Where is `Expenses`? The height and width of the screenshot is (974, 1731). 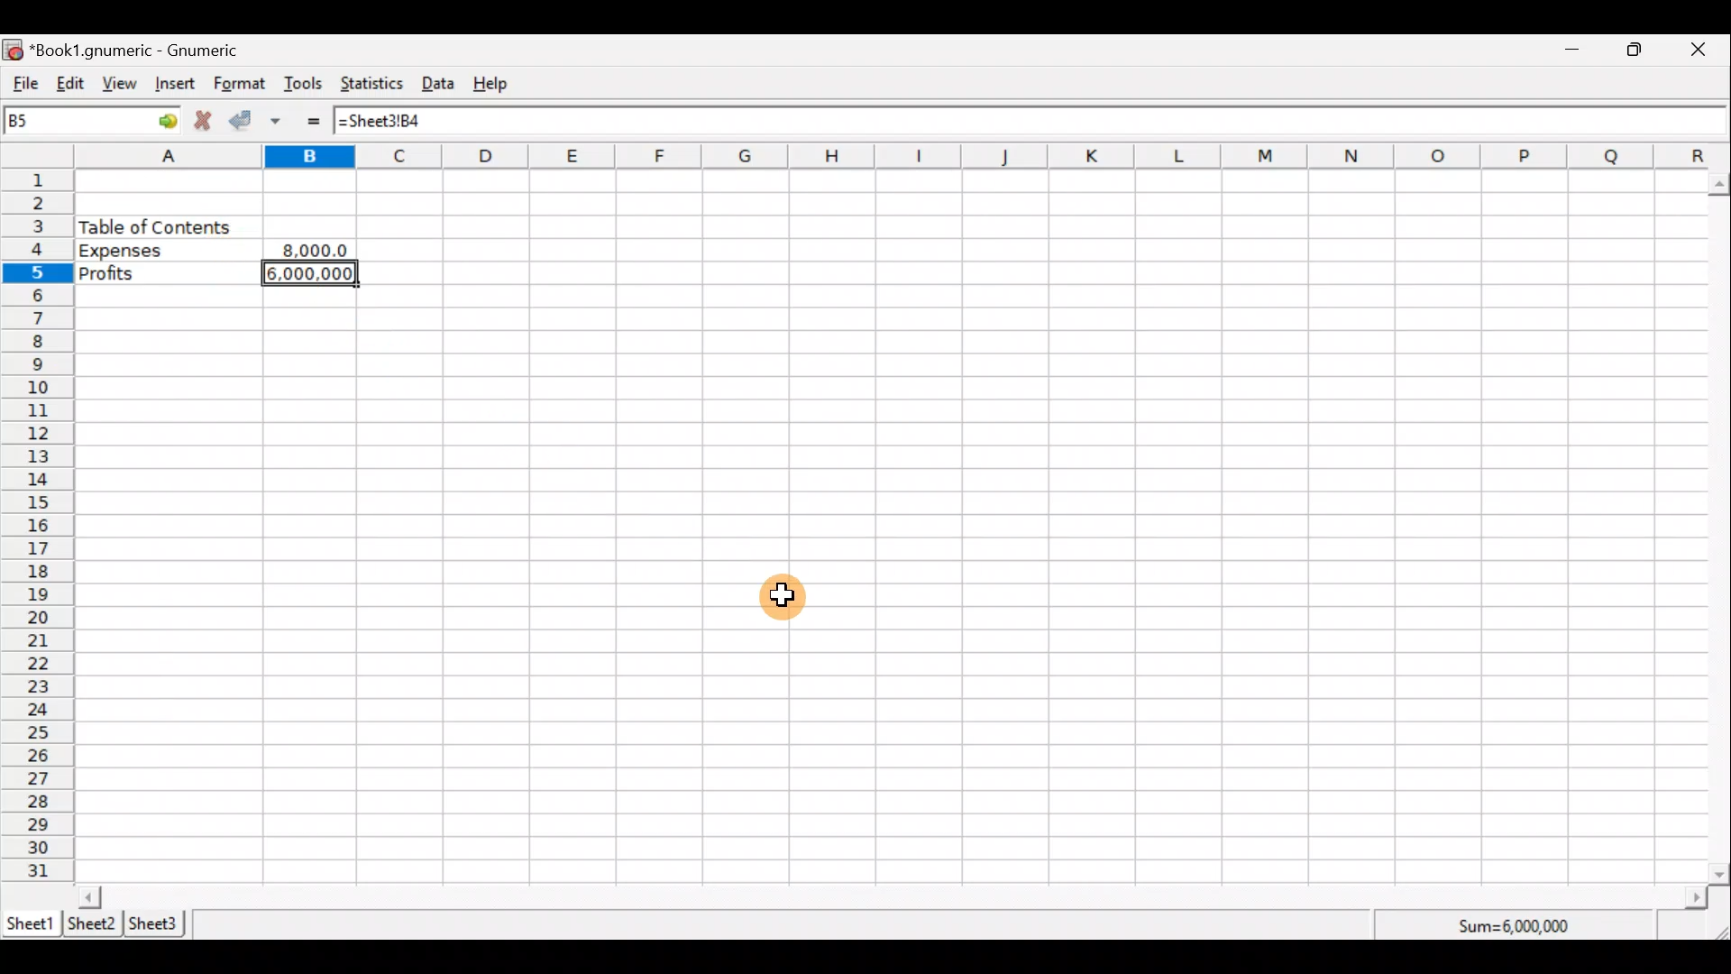 Expenses is located at coordinates (163, 251).